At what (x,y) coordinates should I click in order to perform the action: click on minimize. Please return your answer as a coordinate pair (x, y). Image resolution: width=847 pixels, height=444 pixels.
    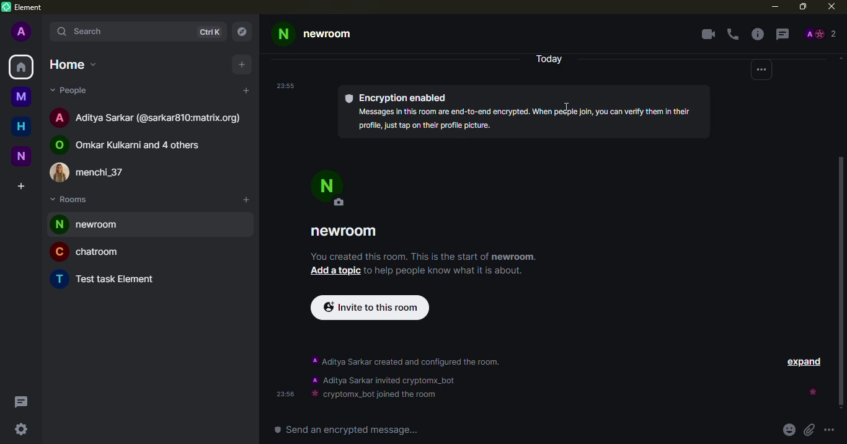
    Looking at the image, I should click on (773, 7).